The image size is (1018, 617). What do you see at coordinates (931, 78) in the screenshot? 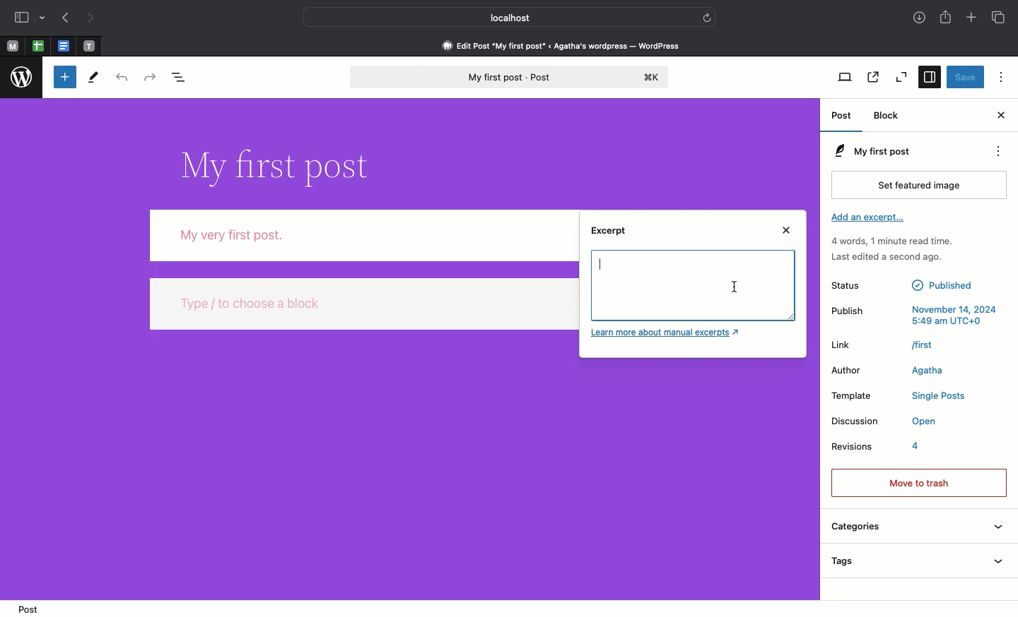
I see `Settings` at bounding box center [931, 78].